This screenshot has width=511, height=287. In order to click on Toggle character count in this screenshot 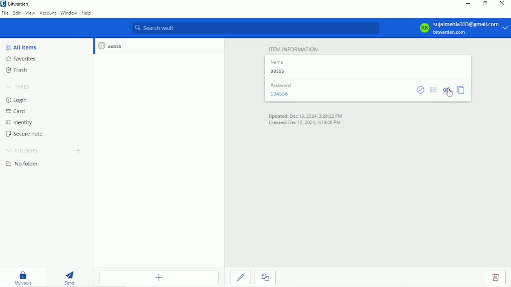, I will do `click(433, 90)`.